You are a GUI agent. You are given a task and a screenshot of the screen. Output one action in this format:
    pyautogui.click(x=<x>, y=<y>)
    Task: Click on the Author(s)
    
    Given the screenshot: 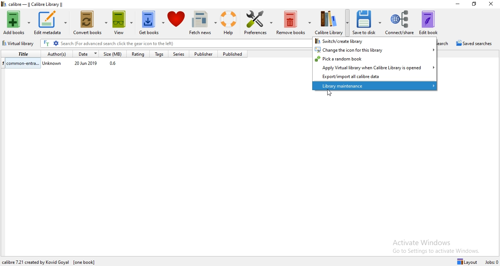 What is the action you would take?
    pyautogui.click(x=55, y=53)
    